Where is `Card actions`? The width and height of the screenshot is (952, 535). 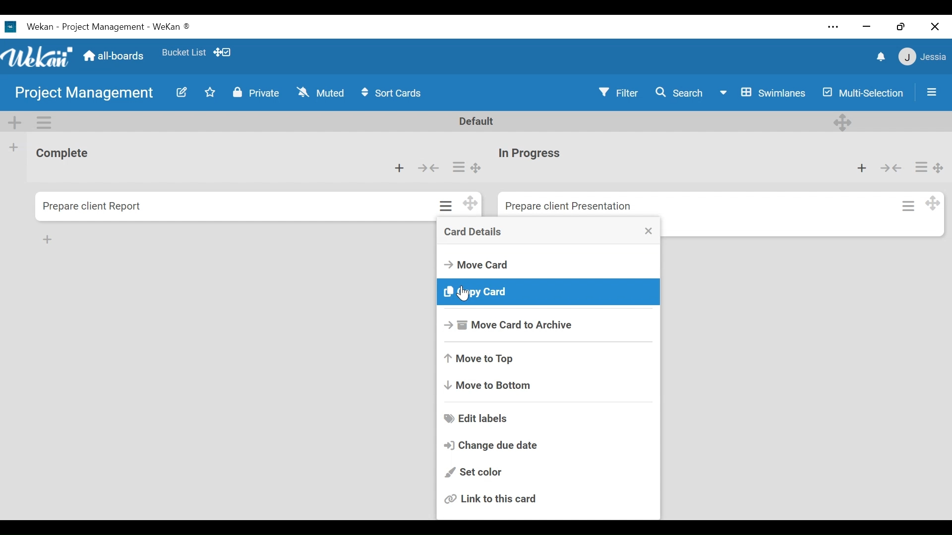 Card actions is located at coordinates (459, 167).